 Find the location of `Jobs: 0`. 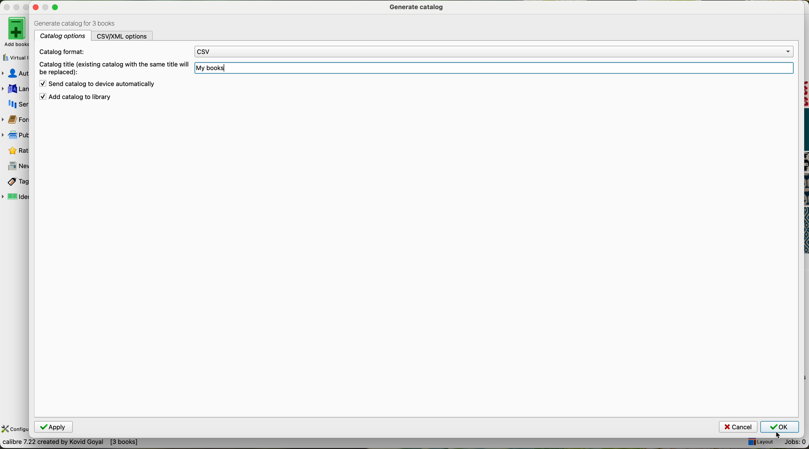

Jobs: 0 is located at coordinates (796, 441).